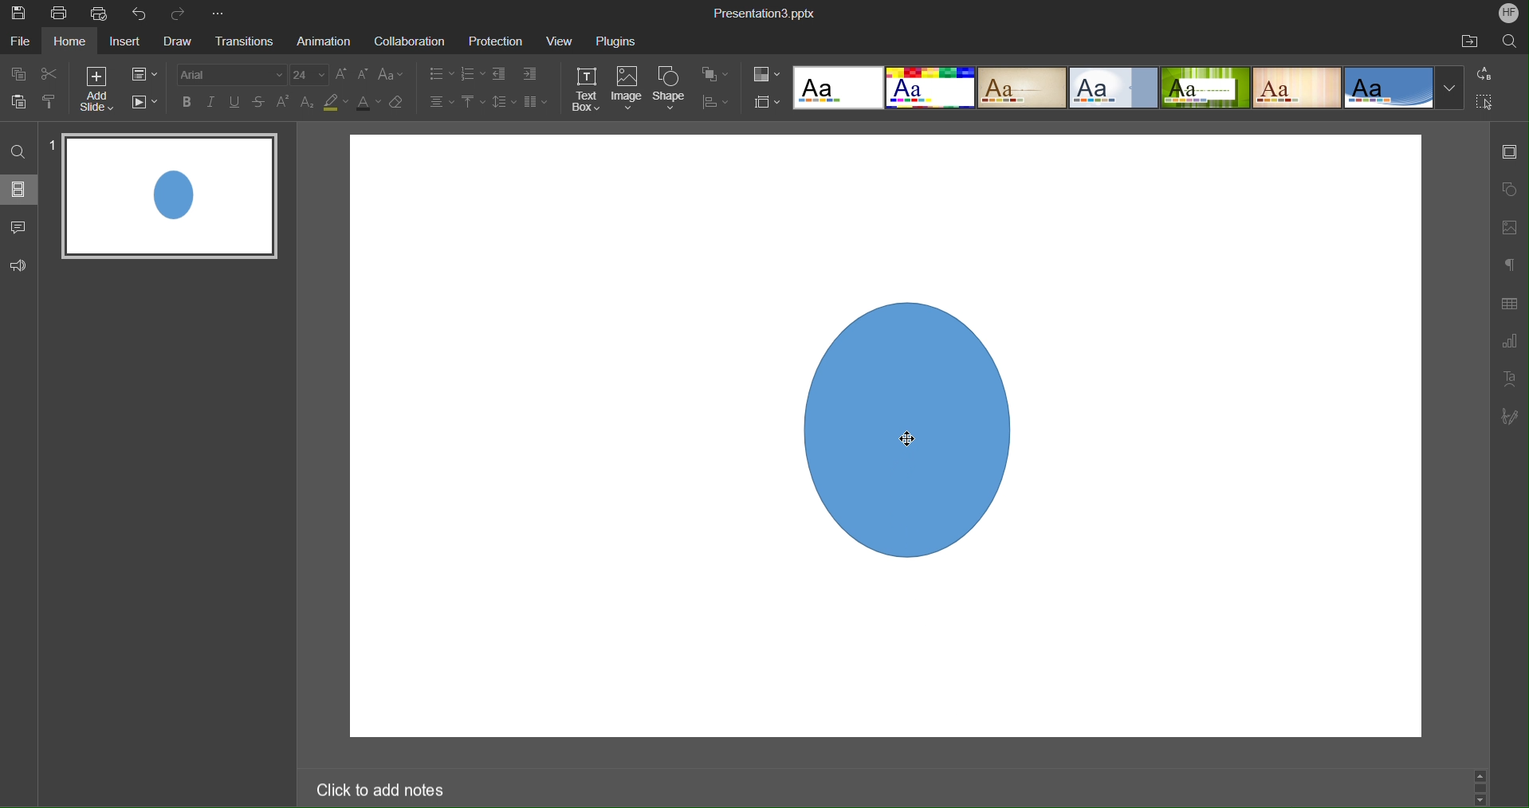  Describe the element at coordinates (343, 75) in the screenshot. I see `Increase Font` at that location.